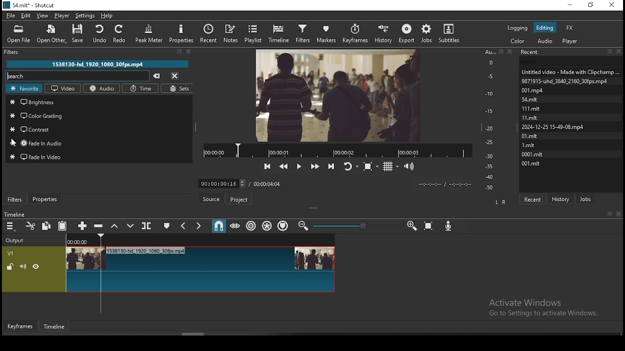 This screenshot has width=625, height=351. I want to click on fade in video, so click(100, 156).